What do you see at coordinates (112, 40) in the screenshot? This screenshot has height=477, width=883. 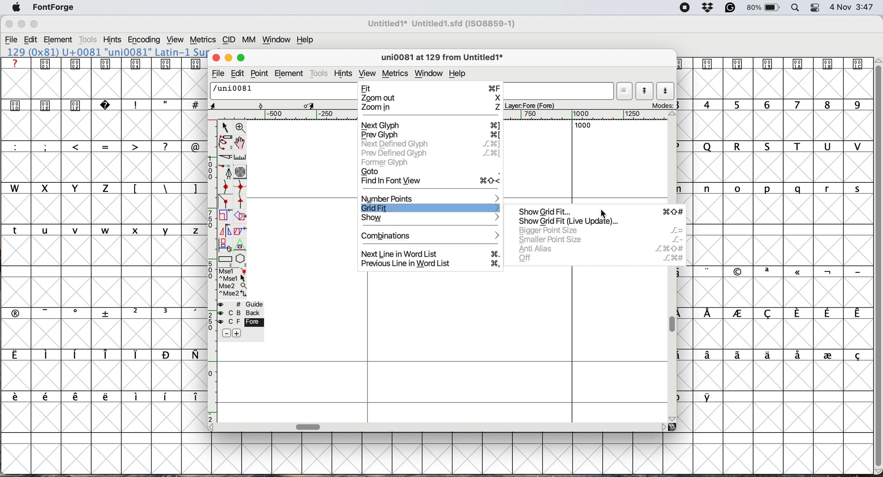 I see `Hints` at bounding box center [112, 40].